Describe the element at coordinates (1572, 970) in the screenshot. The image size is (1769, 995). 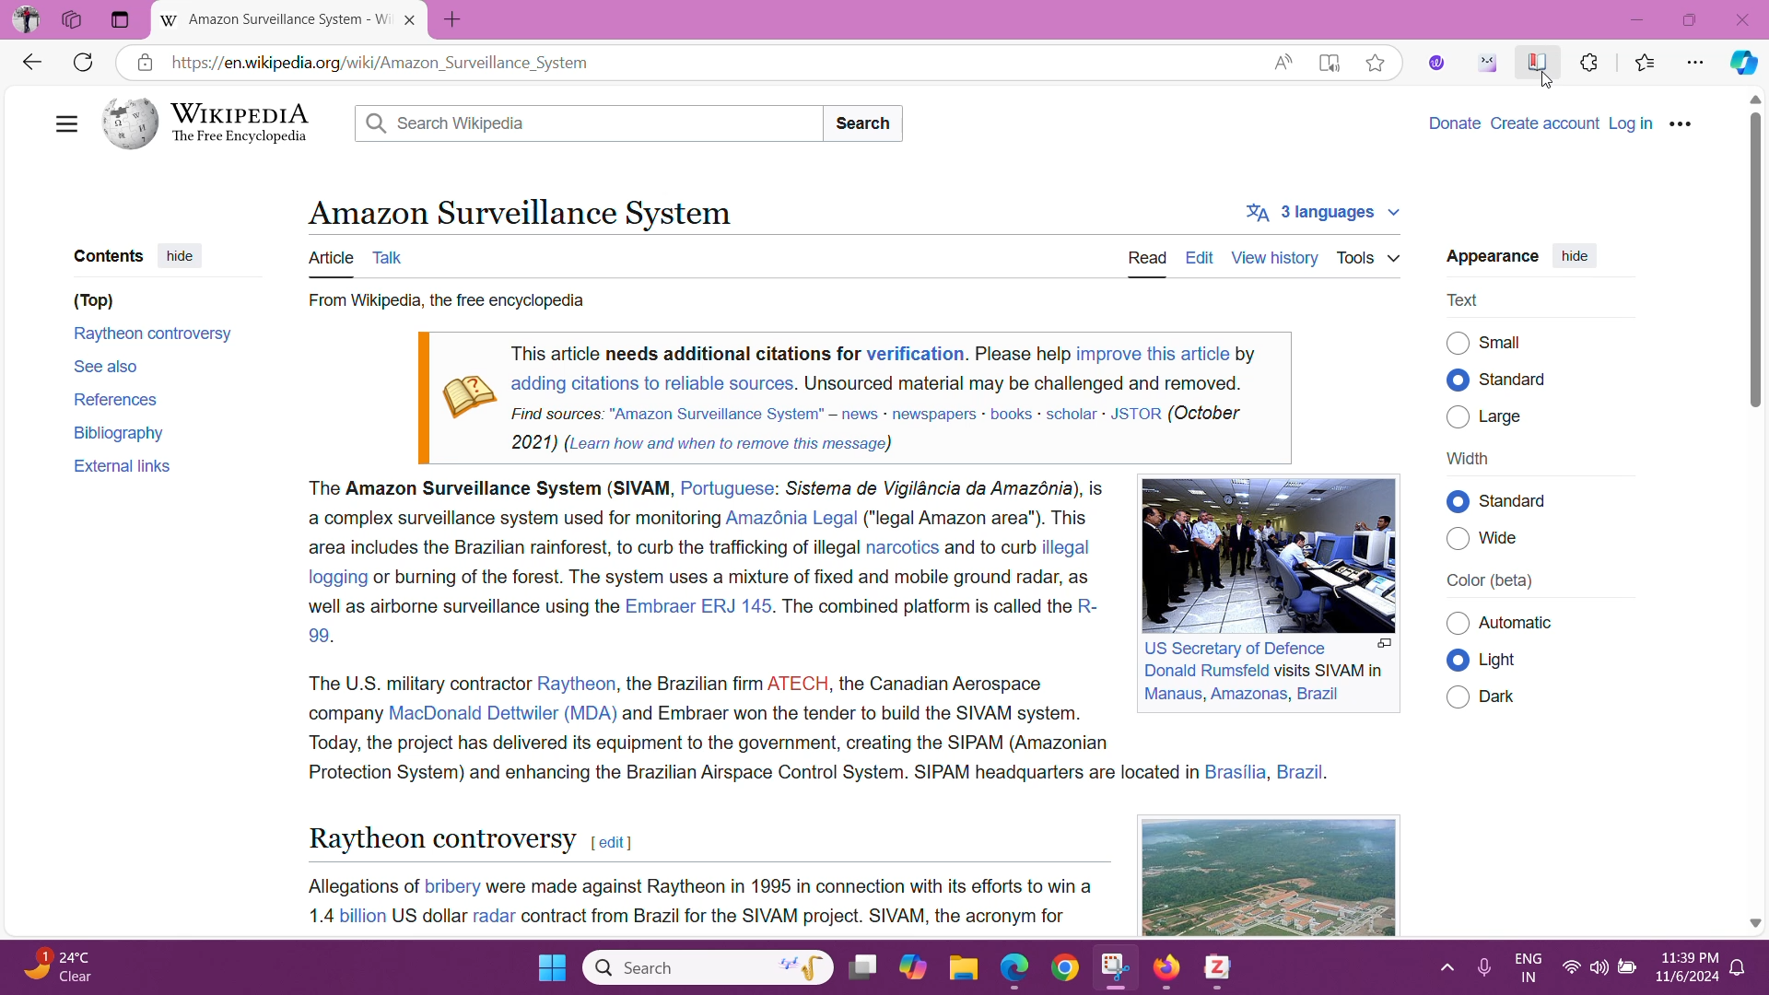
I see `wifi` at that location.